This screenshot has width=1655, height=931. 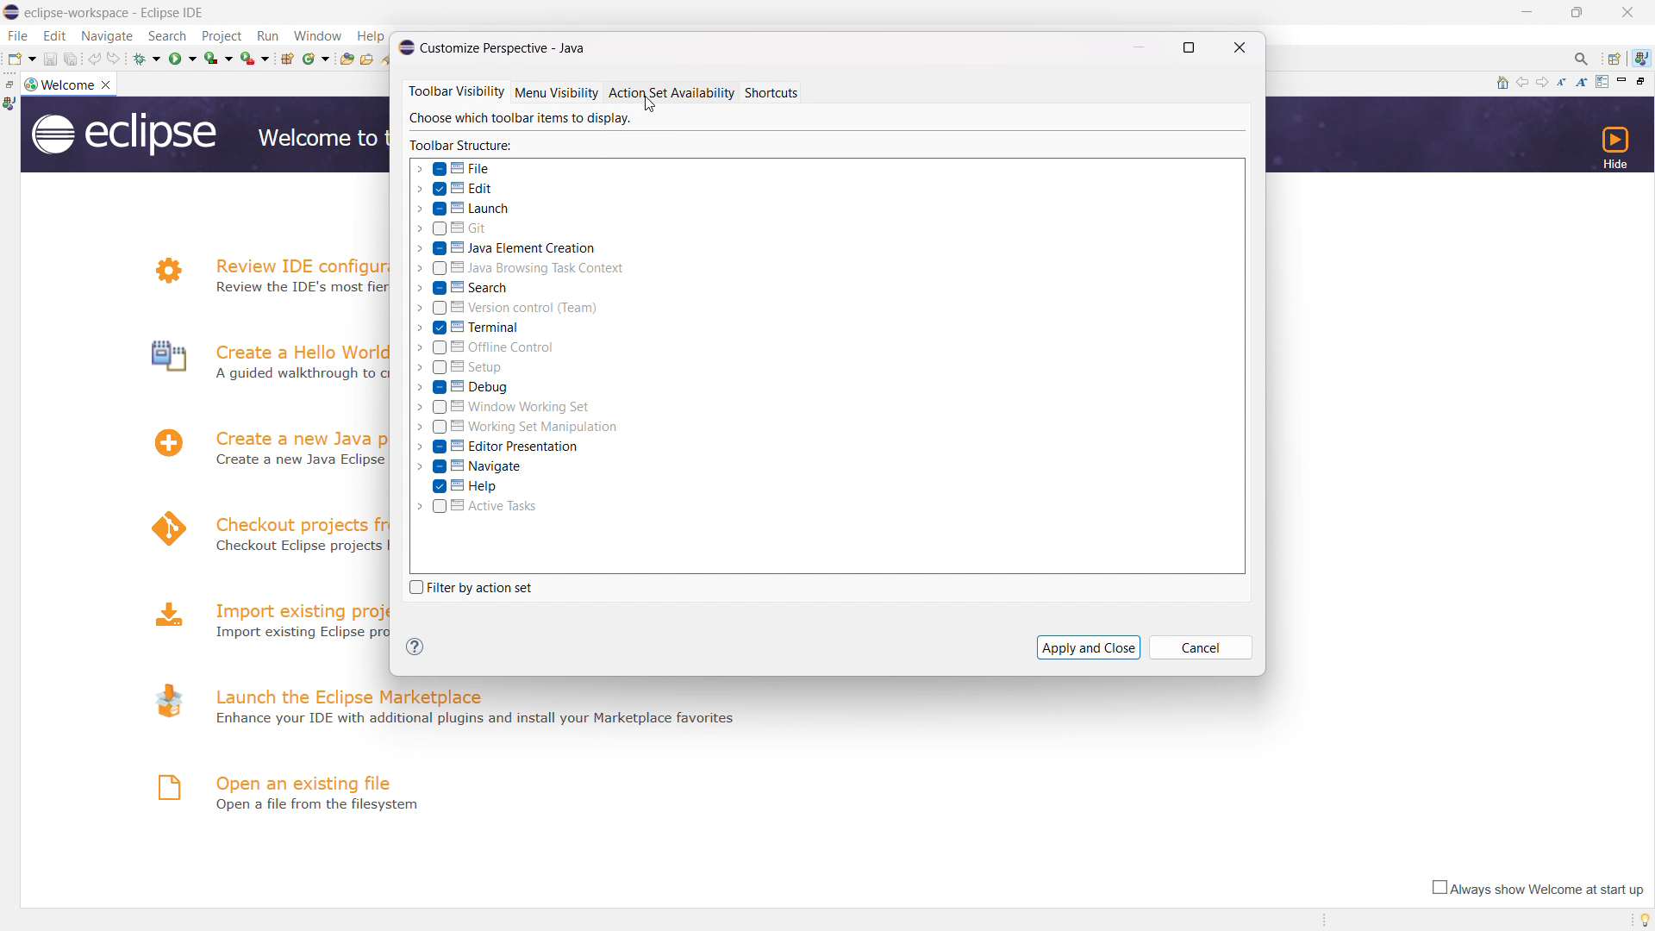 I want to click on help, so click(x=416, y=647).